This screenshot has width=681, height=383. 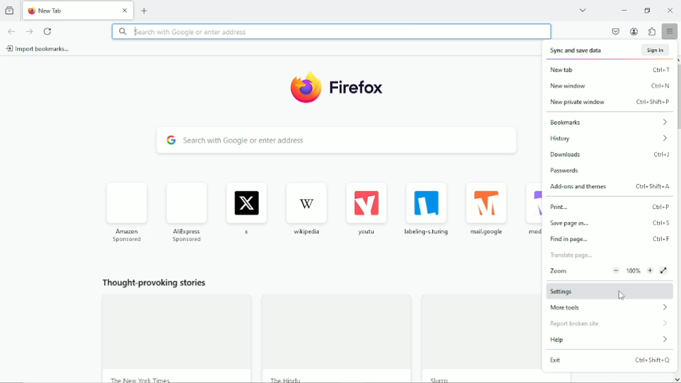 I want to click on Translate page, so click(x=572, y=256).